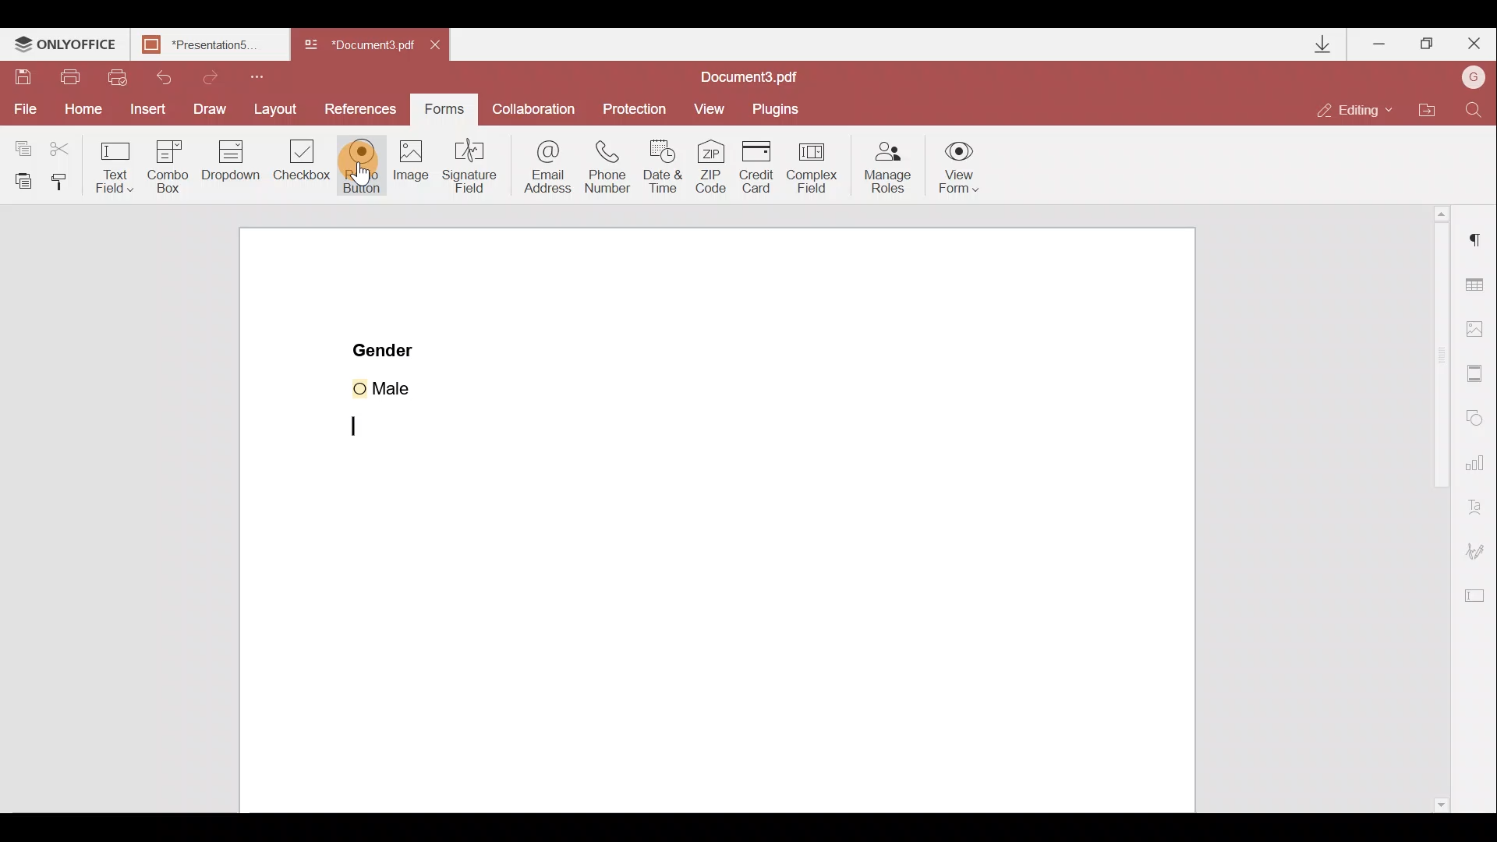  Describe the element at coordinates (1477, 376) in the screenshot. I see `Headers & footers settings` at that location.